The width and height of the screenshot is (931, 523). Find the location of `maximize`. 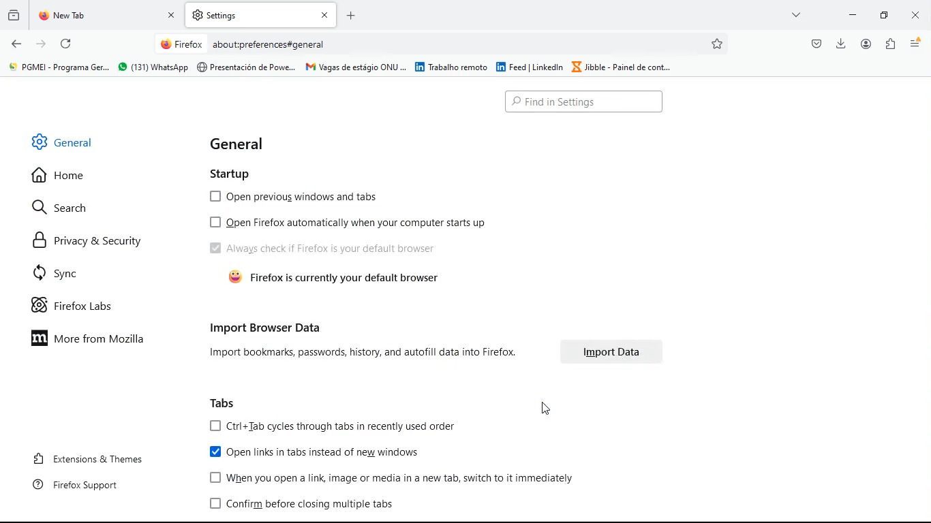

maximize is located at coordinates (885, 16).